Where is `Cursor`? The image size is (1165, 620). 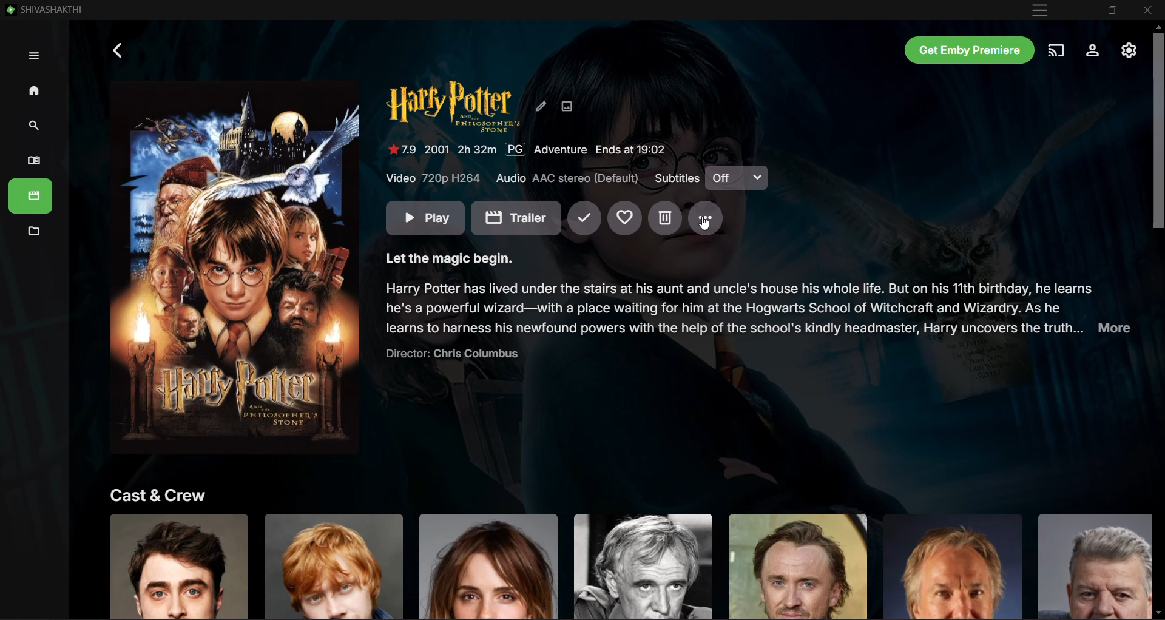
Cursor is located at coordinates (704, 223).